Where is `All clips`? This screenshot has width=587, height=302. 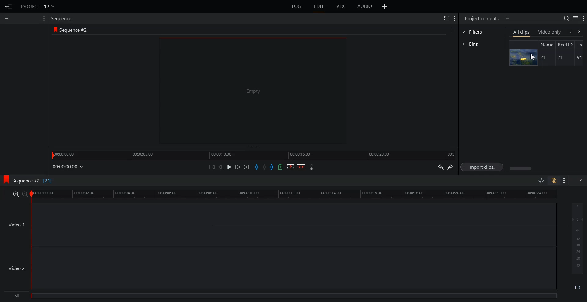 All clips is located at coordinates (522, 32).